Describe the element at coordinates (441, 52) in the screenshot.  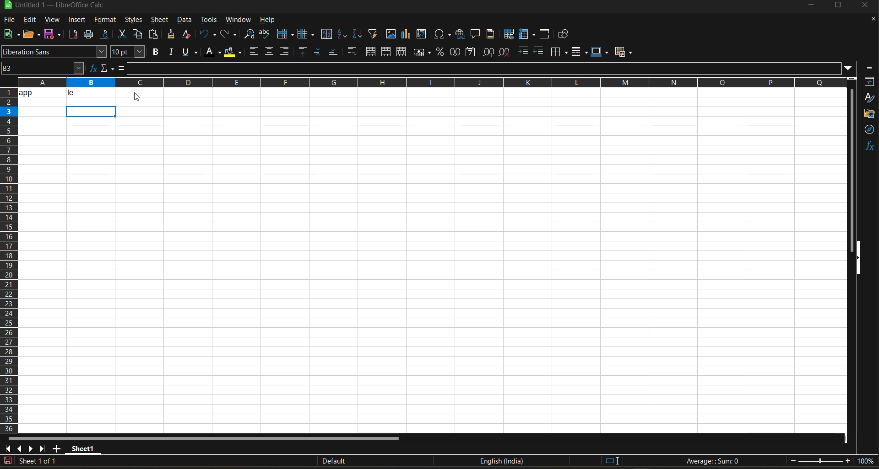
I see `format as percent` at that location.